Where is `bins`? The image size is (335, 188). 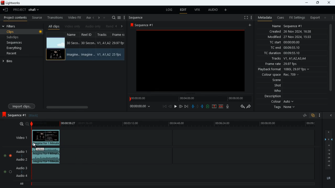
bins is located at coordinates (10, 62).